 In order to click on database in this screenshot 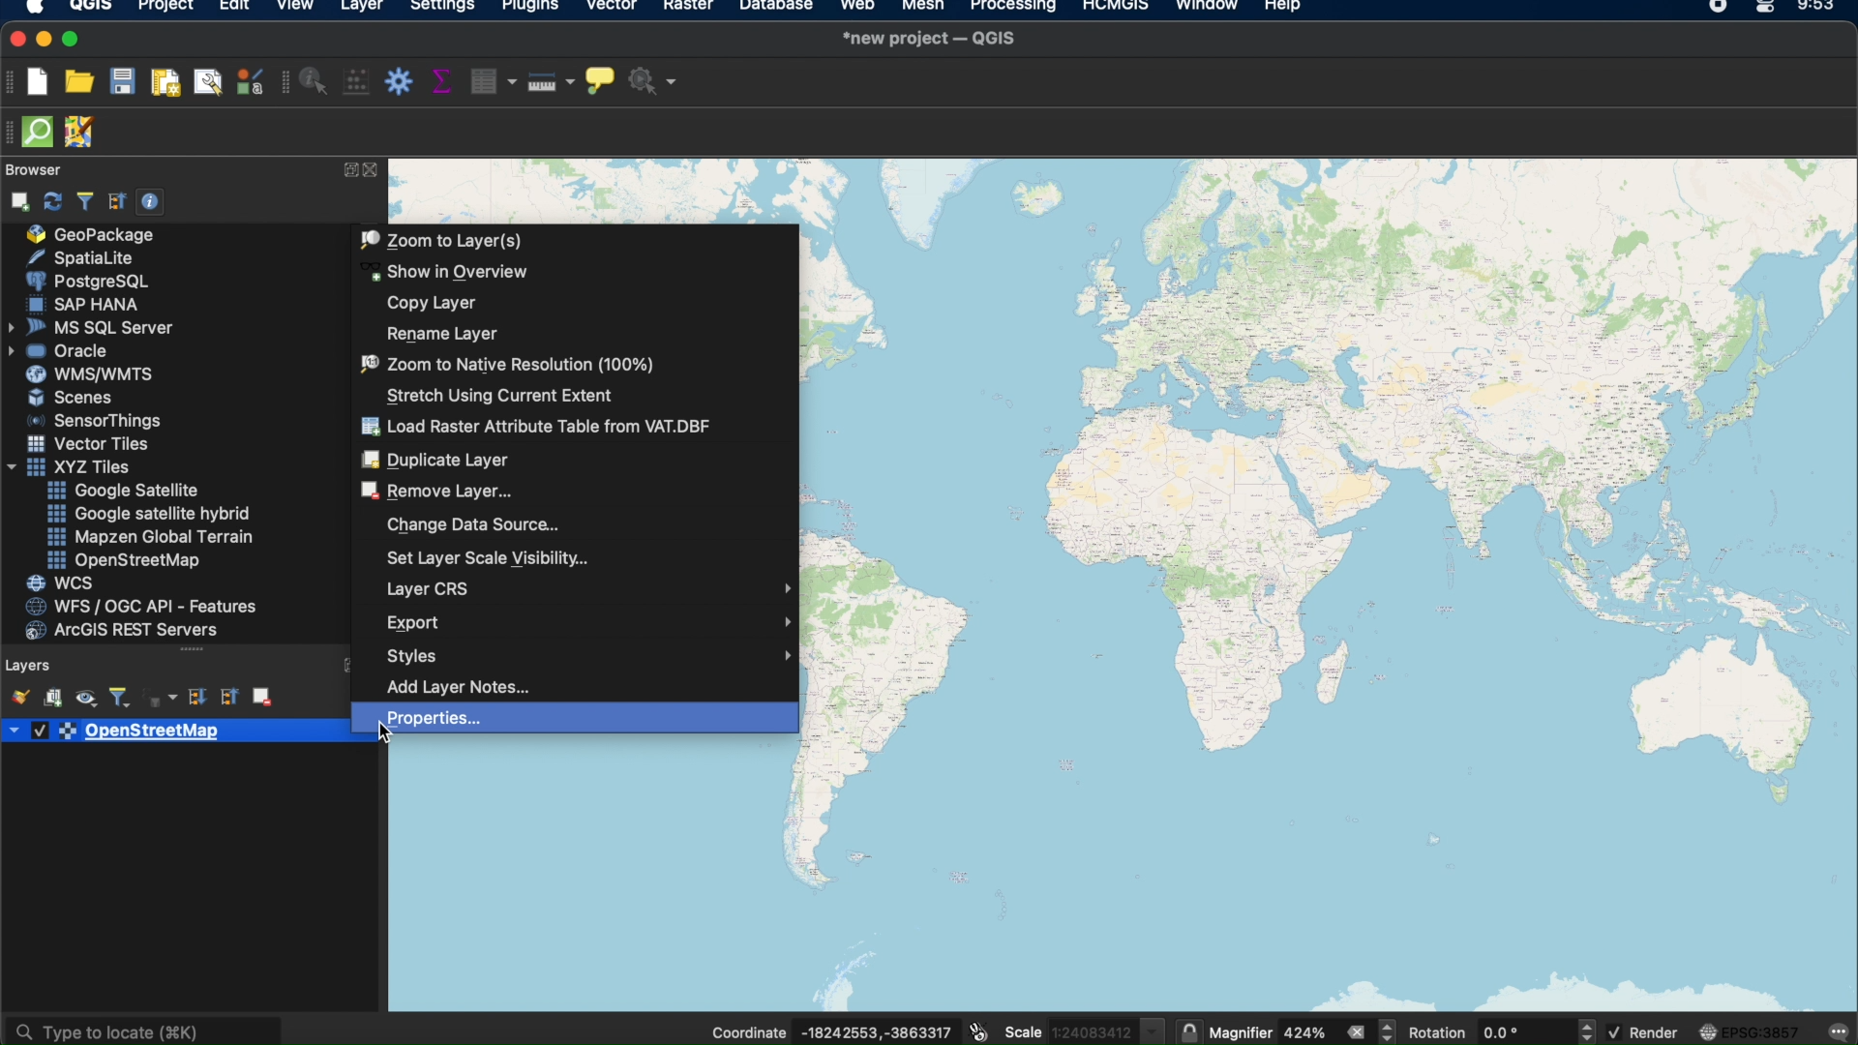, I will do `click(773, 8)`.